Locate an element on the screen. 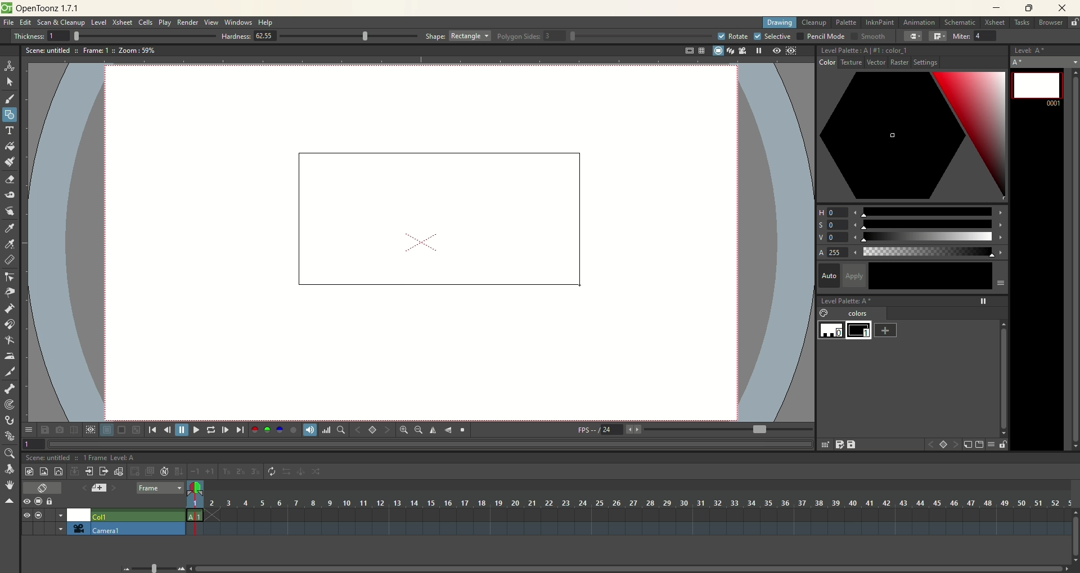  cleanup palette is located at coordinates (912, 51).